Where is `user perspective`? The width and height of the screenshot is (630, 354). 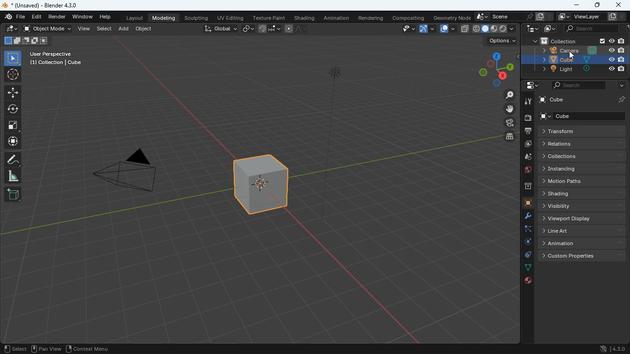 user perspective is located at coordinates (58, 60).